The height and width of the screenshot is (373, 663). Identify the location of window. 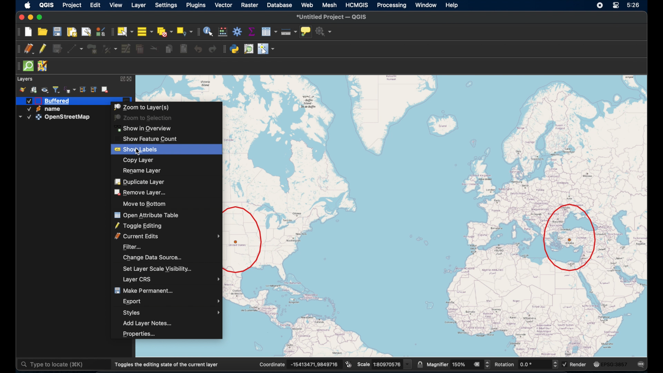
(425, 5).